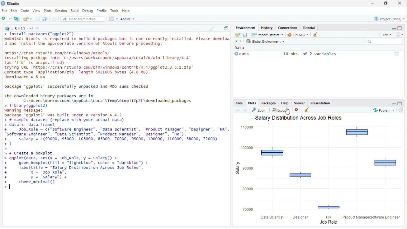 The width and height of the screenshot is (407, 229). Describe the element at coordinates (285, 103) in the screenshot. I see `Help` at that location.